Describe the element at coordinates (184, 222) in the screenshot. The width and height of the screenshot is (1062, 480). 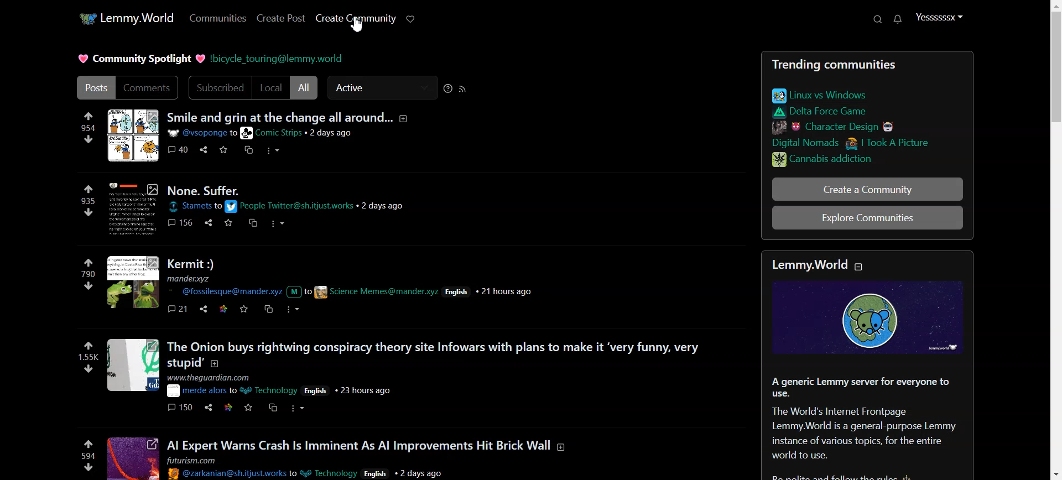
I see `comments` at that location.